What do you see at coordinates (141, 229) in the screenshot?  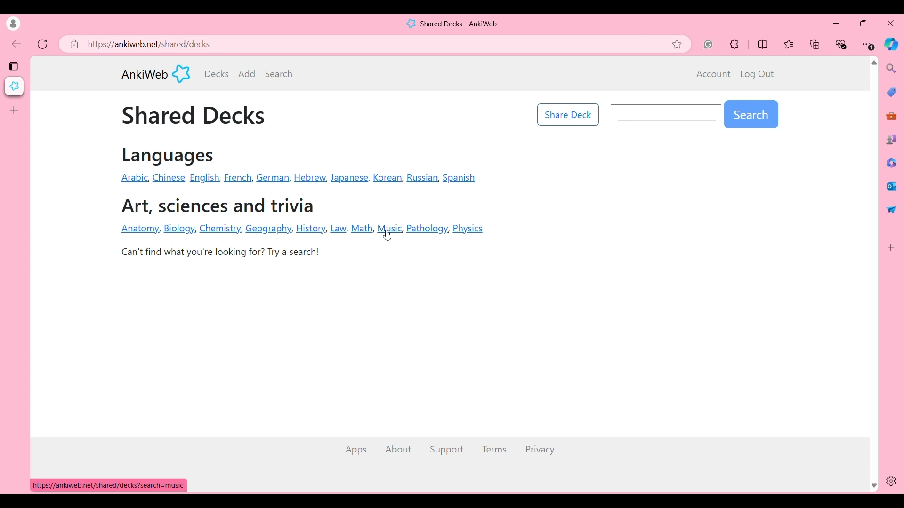 I see `Anatomy,` at bounding box center [141, 229].